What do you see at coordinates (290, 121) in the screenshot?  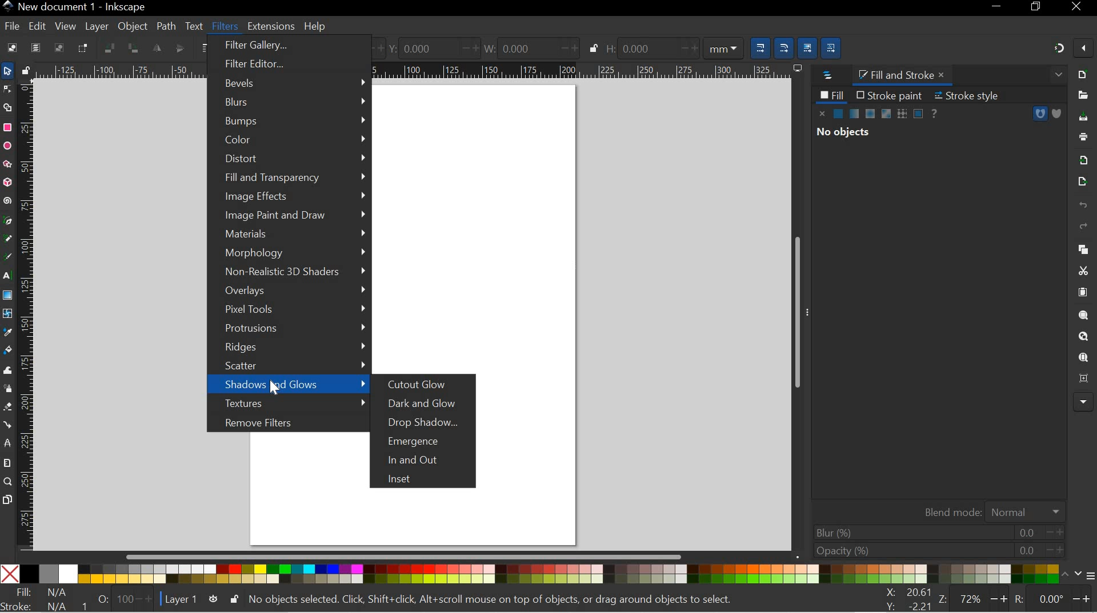 I see `BUMPS` at bounding box center [290, 121].